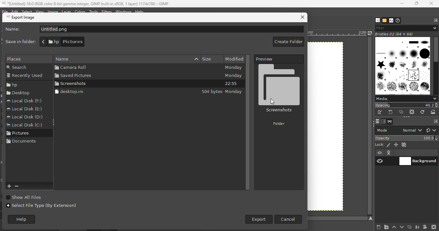 The height and width of the screenshot is (231, 439). Describe the element at coordinates (258, 219) in the screenshot. I see `Export` at that location.